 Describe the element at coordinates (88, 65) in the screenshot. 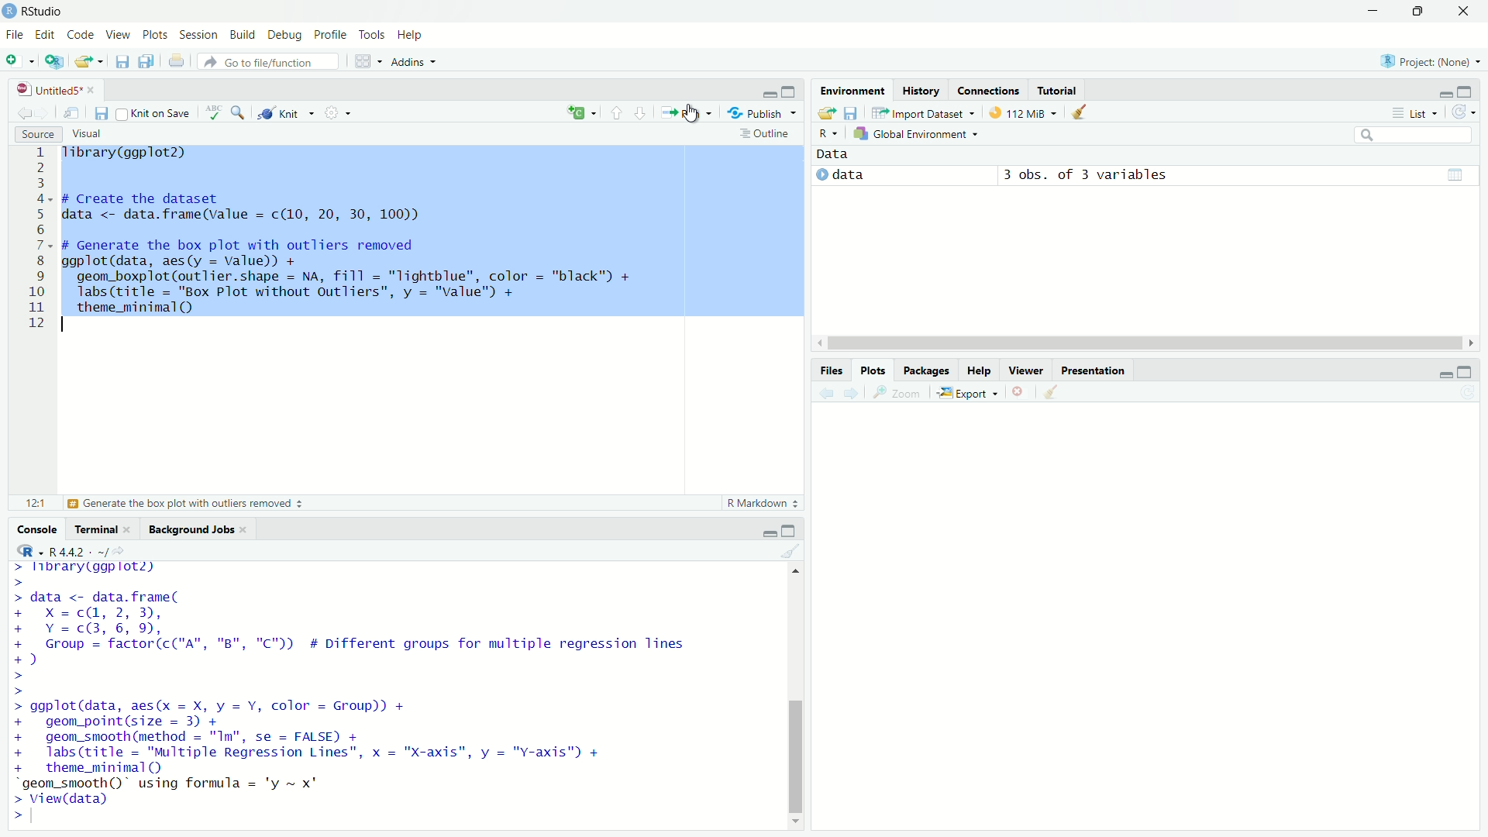

I see `export` at that location.